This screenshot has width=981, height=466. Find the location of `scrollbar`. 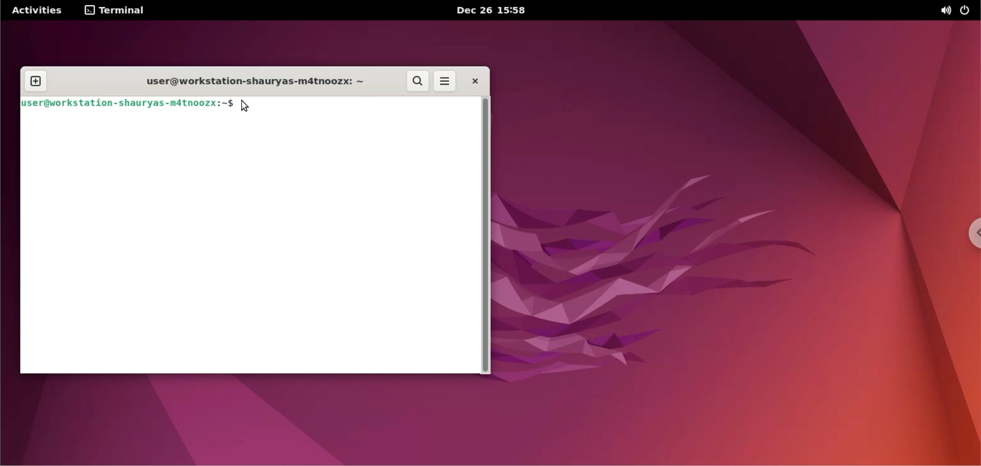

scrollbar is located at coordinates (485, 236).